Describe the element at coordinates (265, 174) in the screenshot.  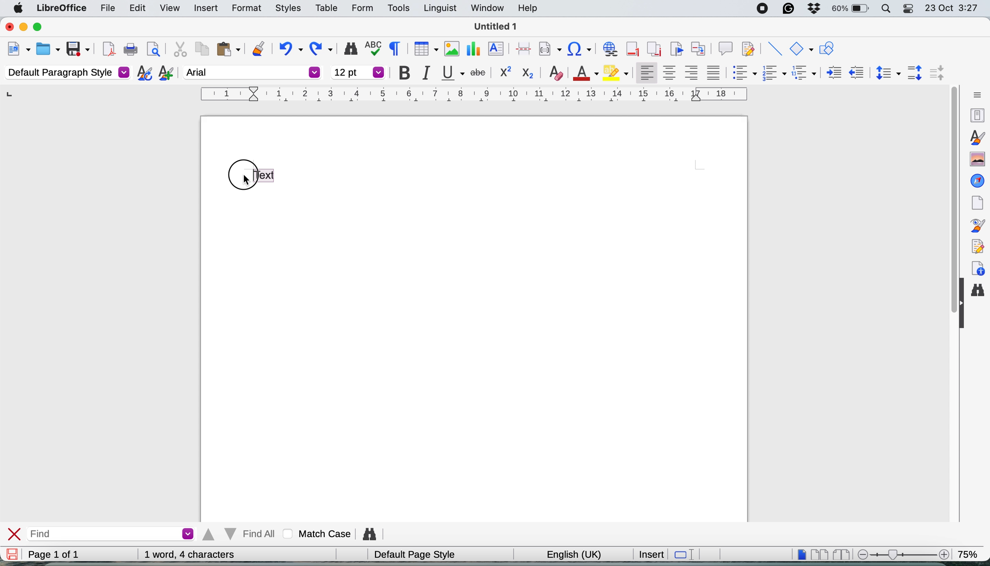
I see `highlight text` at that location.